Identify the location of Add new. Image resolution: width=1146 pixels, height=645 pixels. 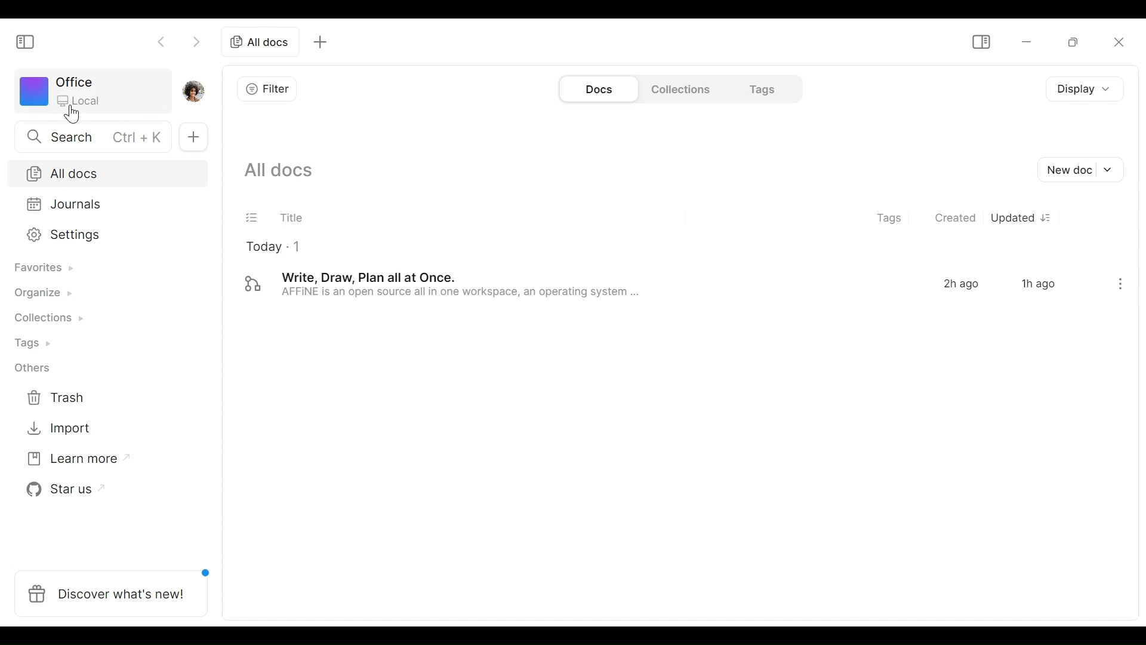
(193, 138).